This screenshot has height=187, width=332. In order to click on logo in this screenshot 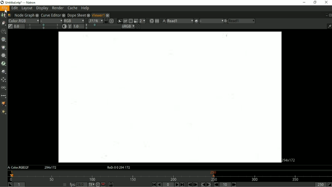, I will do `click(2, 2)`.